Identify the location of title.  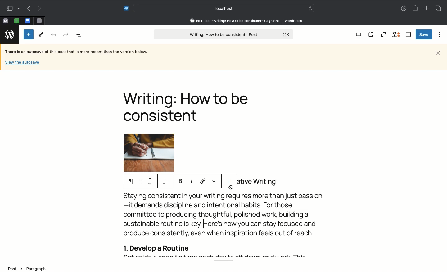
(260, 181).